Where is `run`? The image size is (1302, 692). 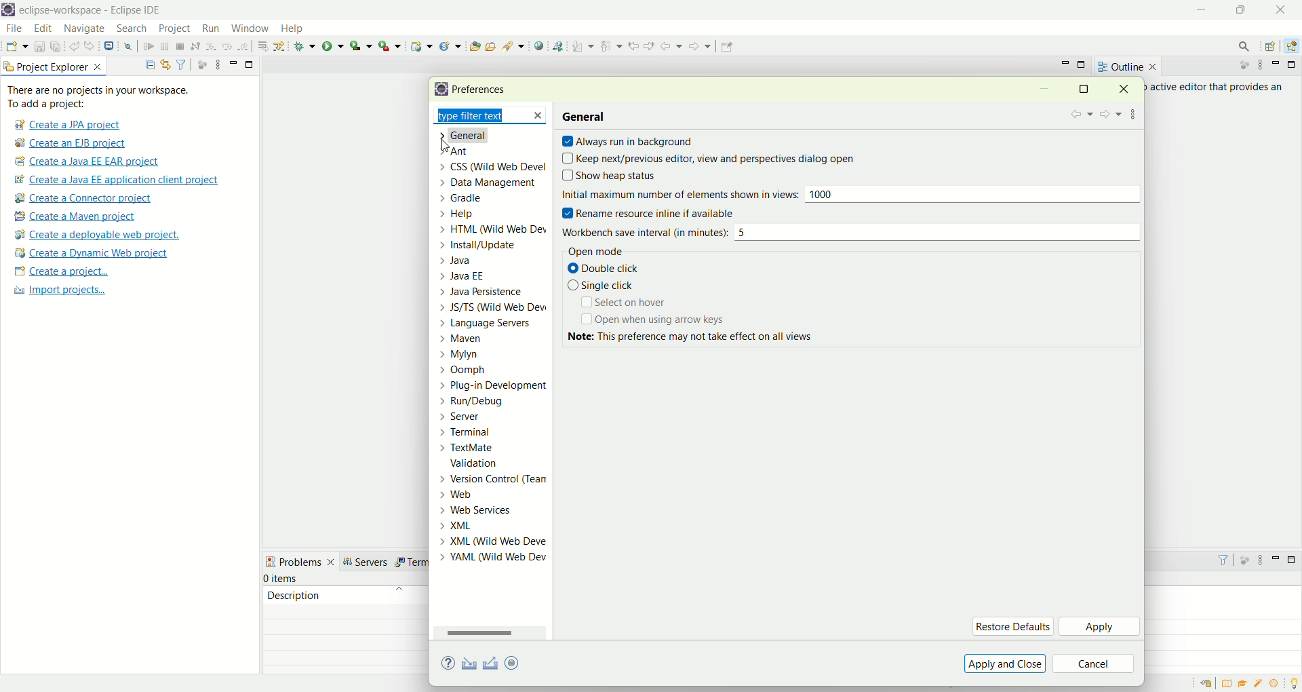
run is located at coordinates (209, 28).